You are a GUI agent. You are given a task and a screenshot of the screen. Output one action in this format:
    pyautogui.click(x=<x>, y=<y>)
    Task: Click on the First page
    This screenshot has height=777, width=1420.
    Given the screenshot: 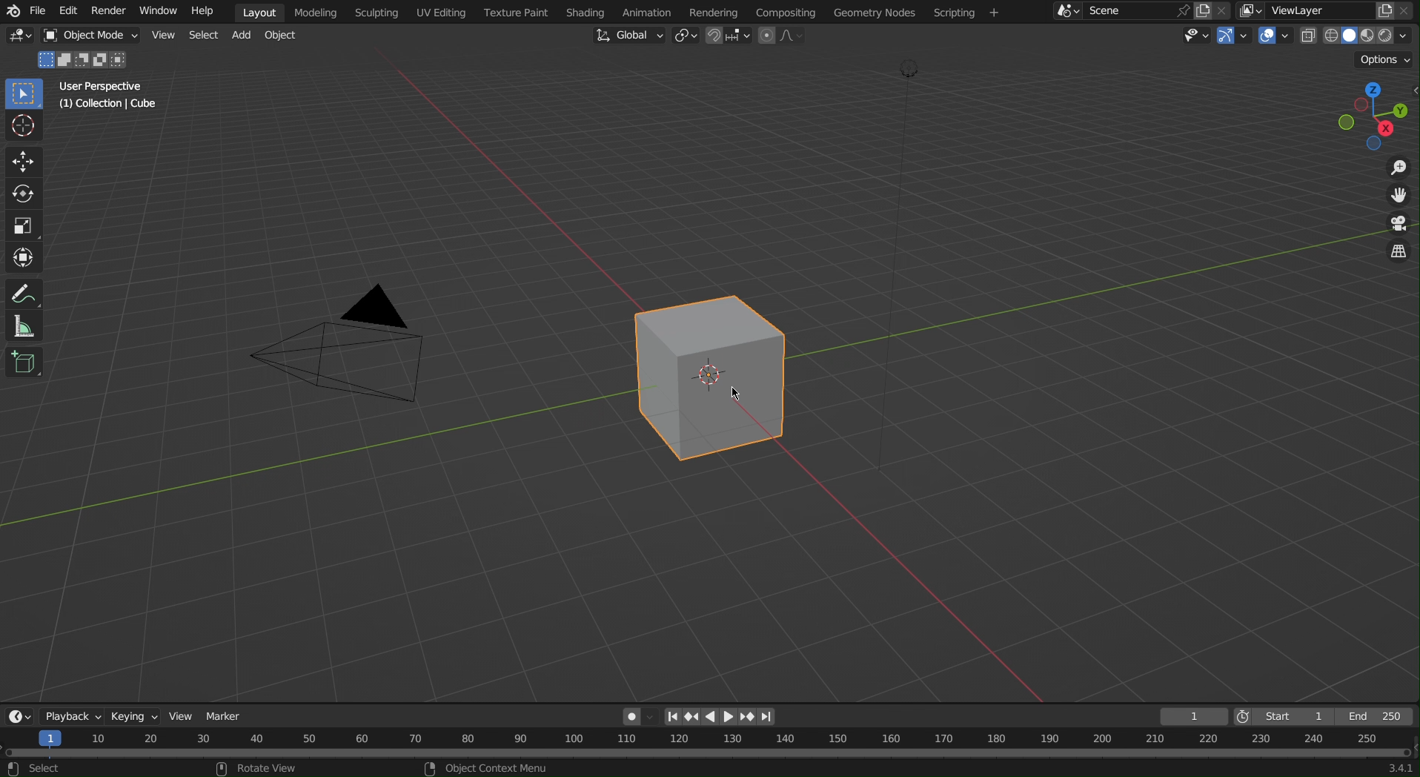 What is the action you would take?
    pyautogui.click(x=671, y=717)
    